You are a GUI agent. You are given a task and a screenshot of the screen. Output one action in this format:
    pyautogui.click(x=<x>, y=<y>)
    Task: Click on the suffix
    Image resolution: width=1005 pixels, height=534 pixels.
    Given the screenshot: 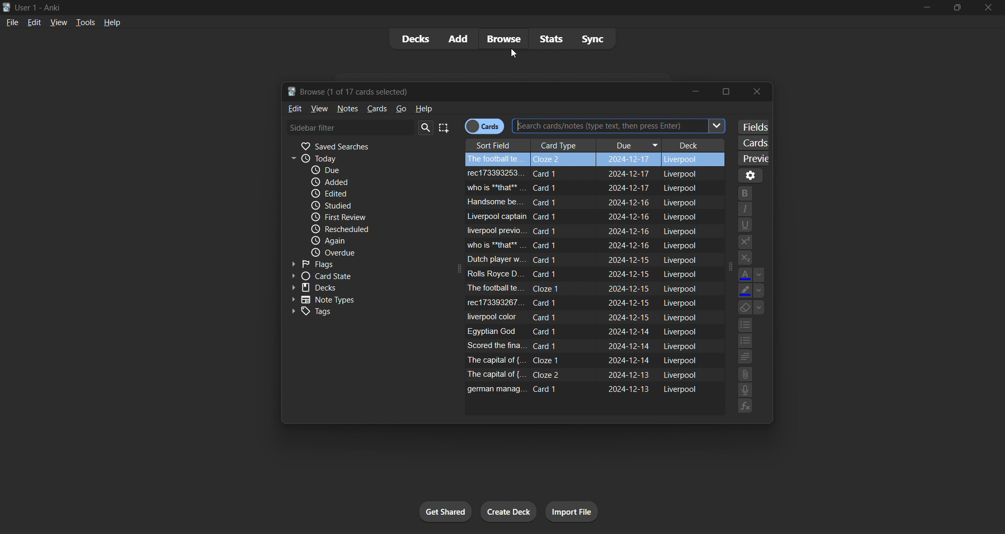 What is the action you would take?
    pyautogui.click(x=744, y=242)
    